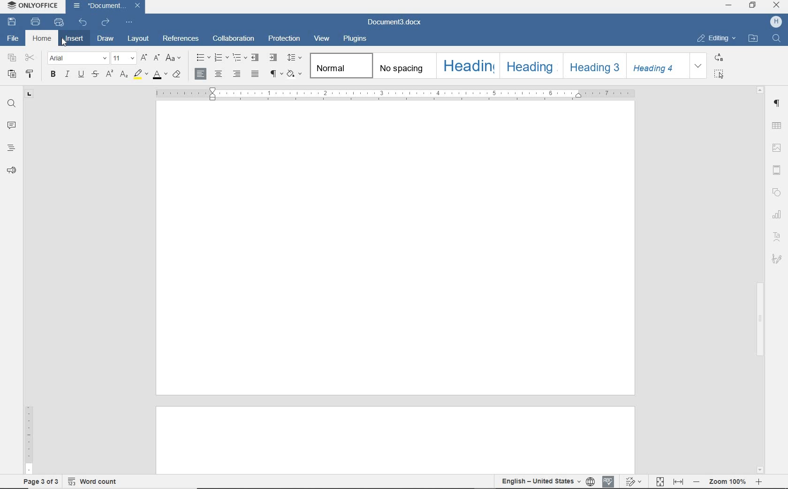  Describe the element at coordinates (84, 22) in the screenshot. I see `UNDO` at that location.